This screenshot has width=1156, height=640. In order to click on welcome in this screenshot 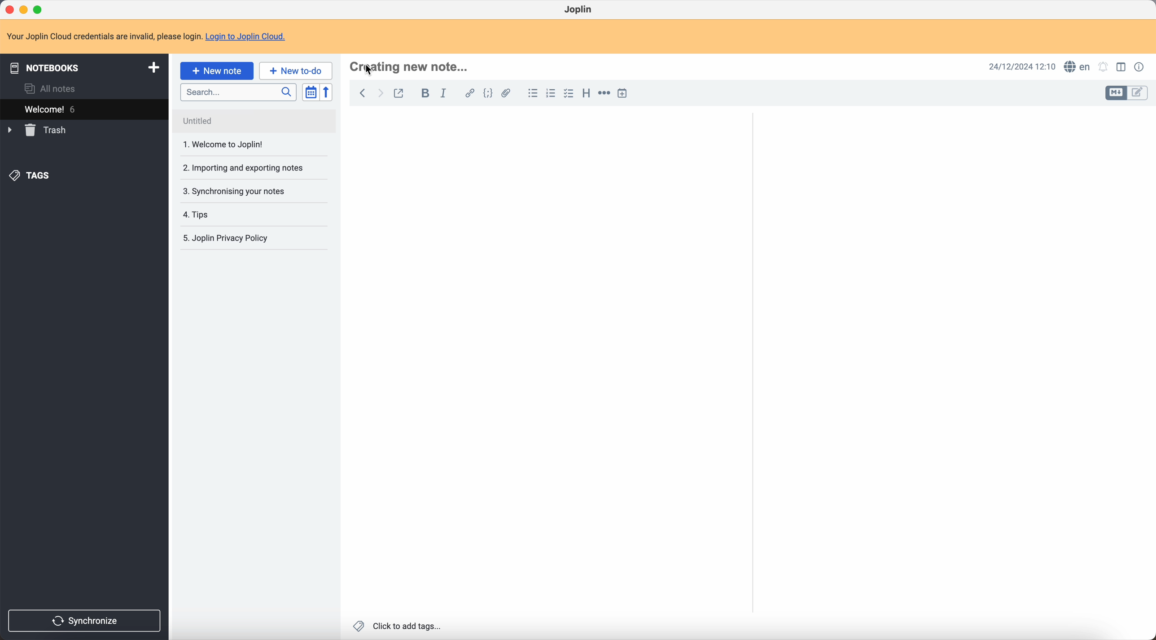, I will do `click(84, 108)`.